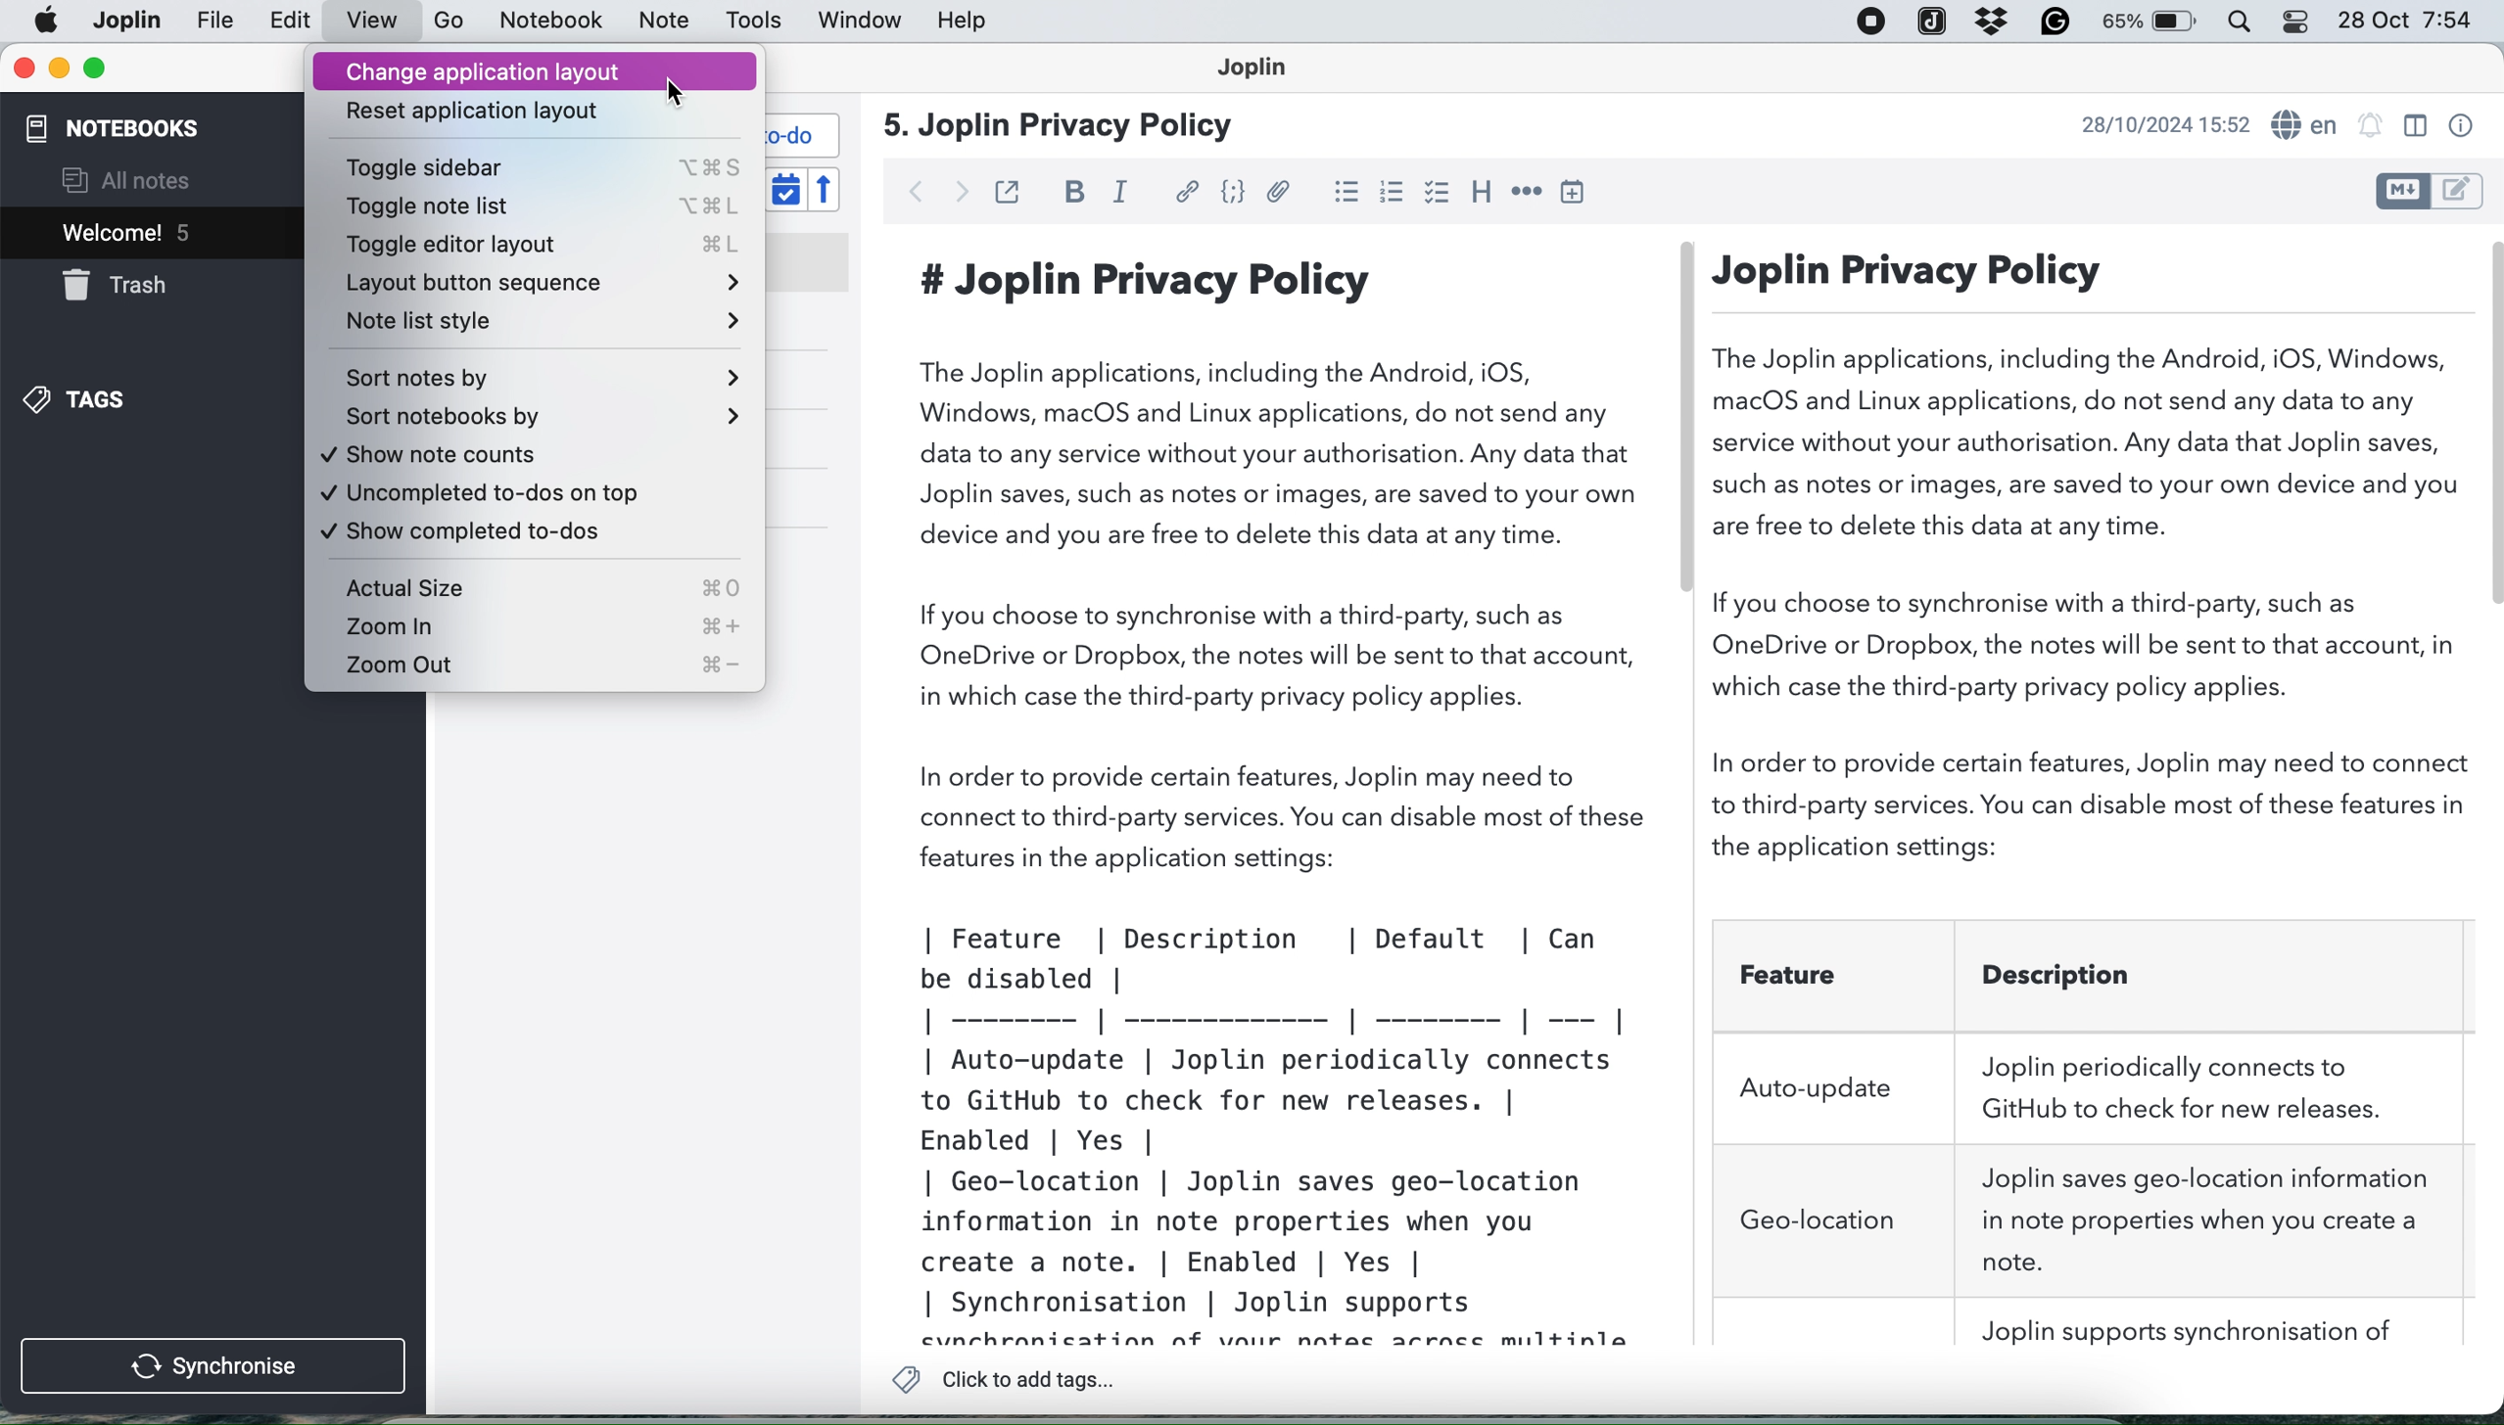 The width and height of the screenshot is (2504, 1425). Describe the element at coordinates (825, 188) in the screenshot. I see `reverse order` at that location.